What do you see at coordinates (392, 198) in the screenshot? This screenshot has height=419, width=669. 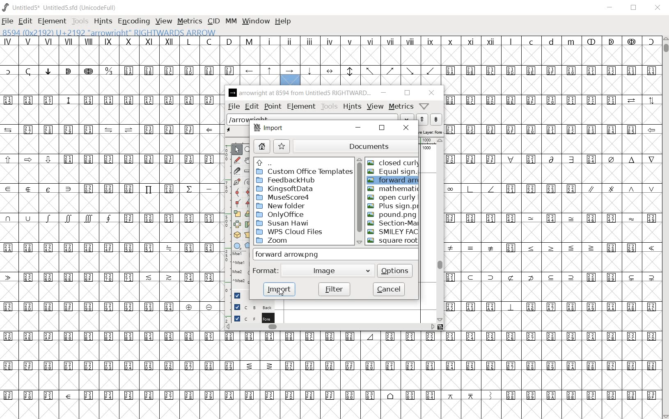 I see `open curly` at bounding box center [392, 198].